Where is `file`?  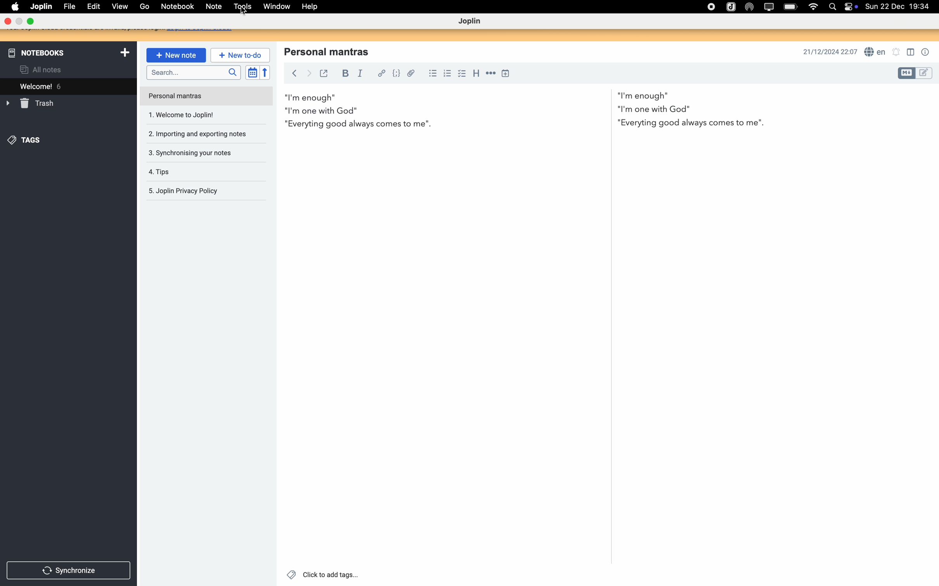 file is located at coordinates (69, 6).